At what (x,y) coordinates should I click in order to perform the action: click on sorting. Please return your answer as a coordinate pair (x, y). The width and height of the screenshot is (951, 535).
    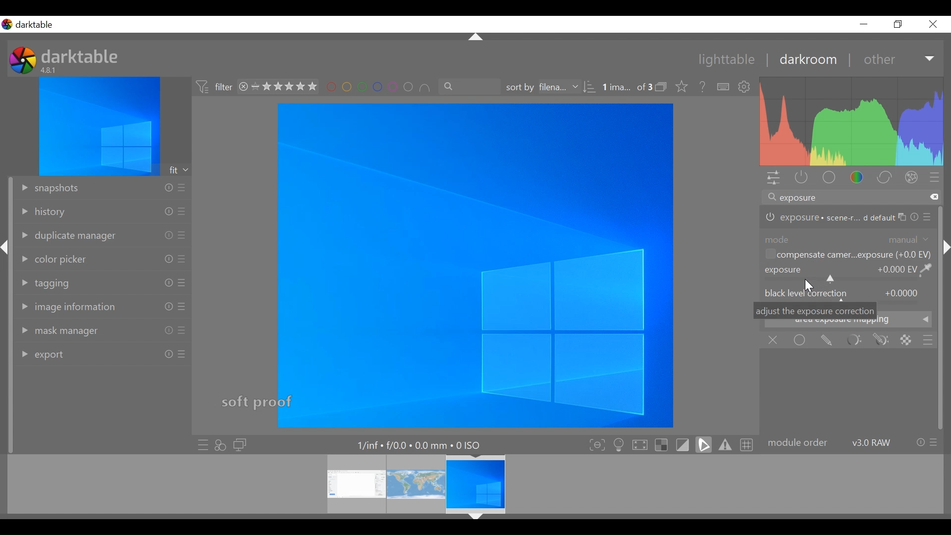
    Looking at the image, I should click on (591, 87).